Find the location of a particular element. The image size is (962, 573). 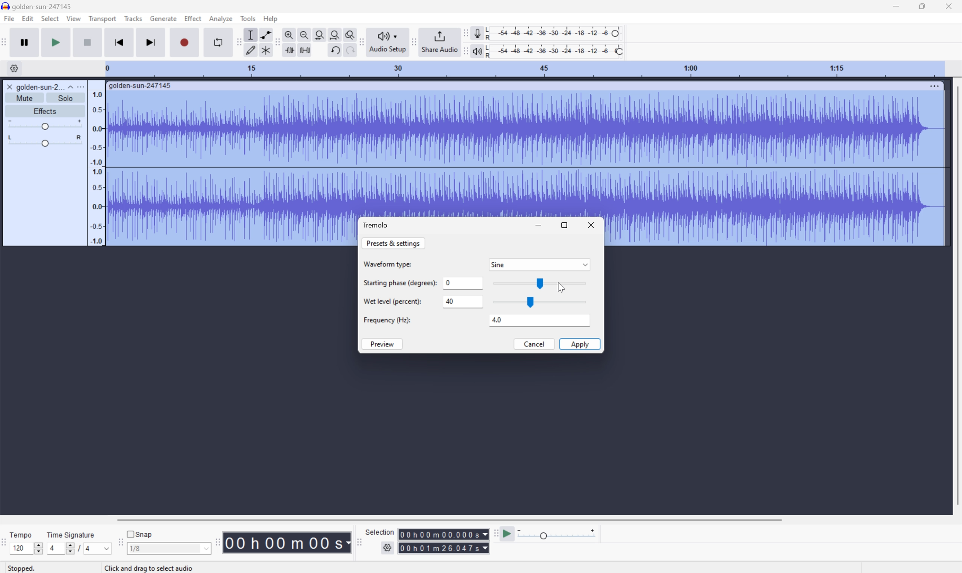

Audacity Time toolbar is located at coordinates (216, 542).